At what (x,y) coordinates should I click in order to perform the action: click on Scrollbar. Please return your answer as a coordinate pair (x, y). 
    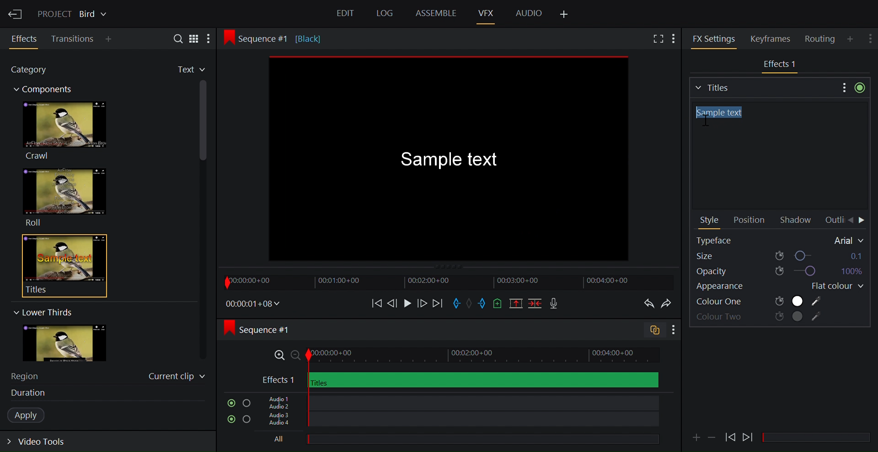
    Looking at the image, I should click on (820, 438).